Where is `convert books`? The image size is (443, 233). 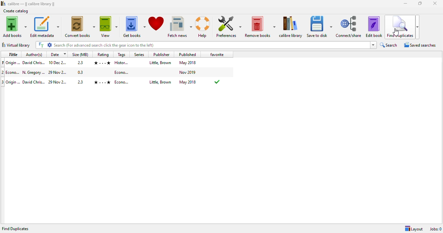 convert books is located at coordinates (79, 27).